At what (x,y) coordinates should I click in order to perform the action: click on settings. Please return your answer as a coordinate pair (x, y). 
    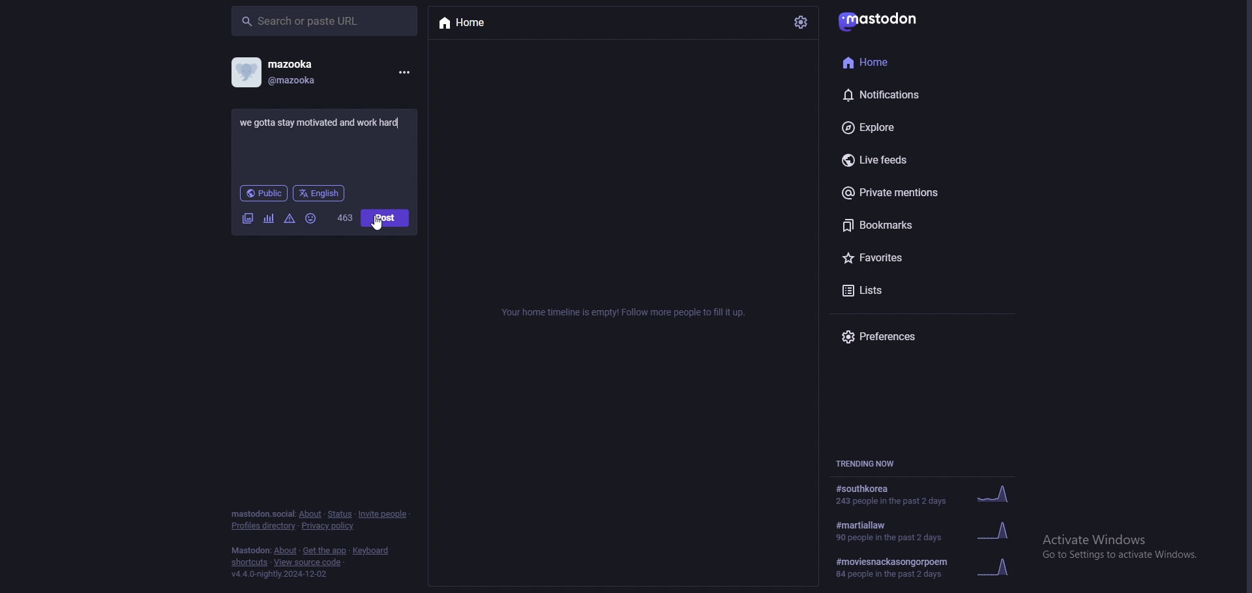
    Looking at the image, I should click on (799, 23).